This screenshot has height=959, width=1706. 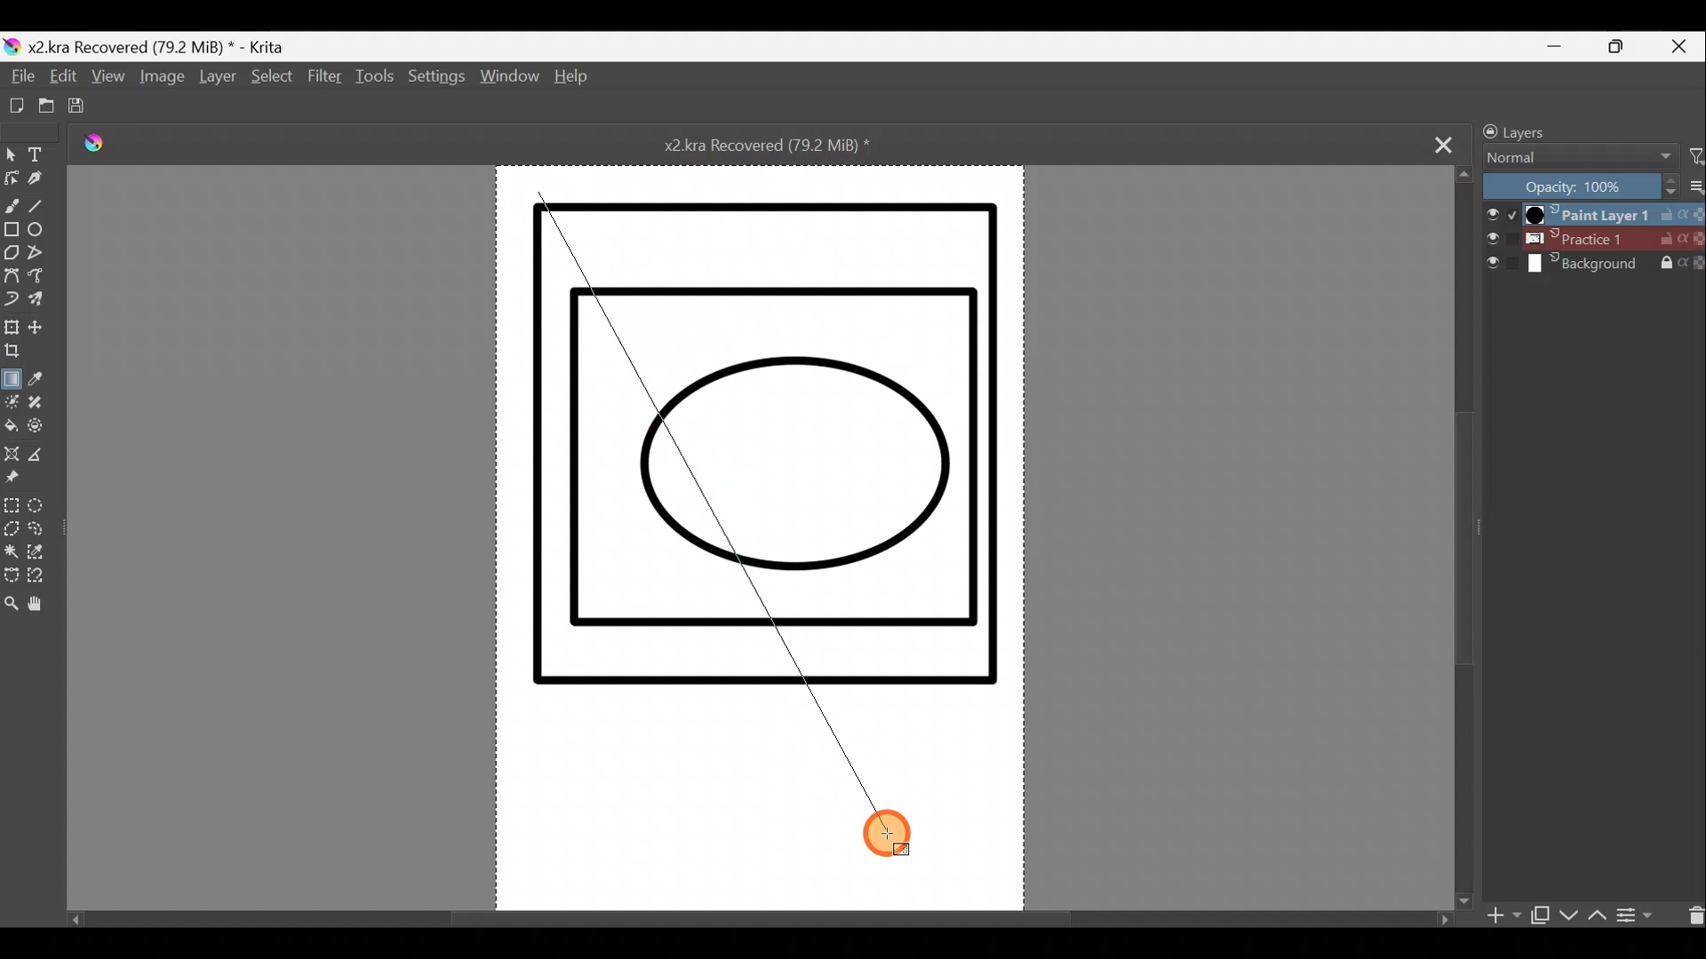 I want to click on Move layer/mask down, so click(x=1566, y=915).